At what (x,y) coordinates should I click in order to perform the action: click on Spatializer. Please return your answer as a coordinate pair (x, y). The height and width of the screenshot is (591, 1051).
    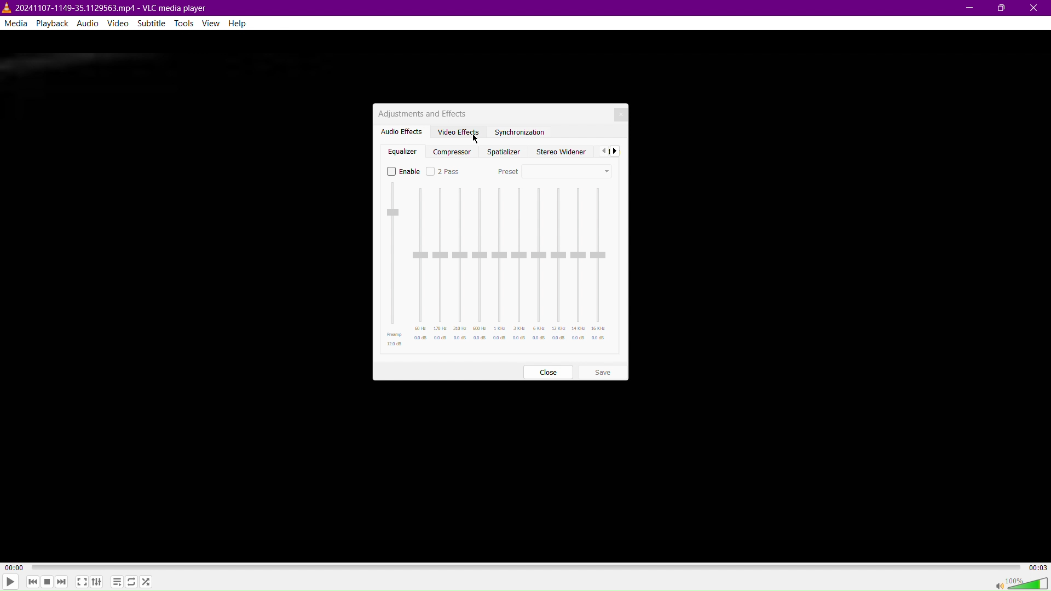
    Looking at the image, I should click on (503, 150).